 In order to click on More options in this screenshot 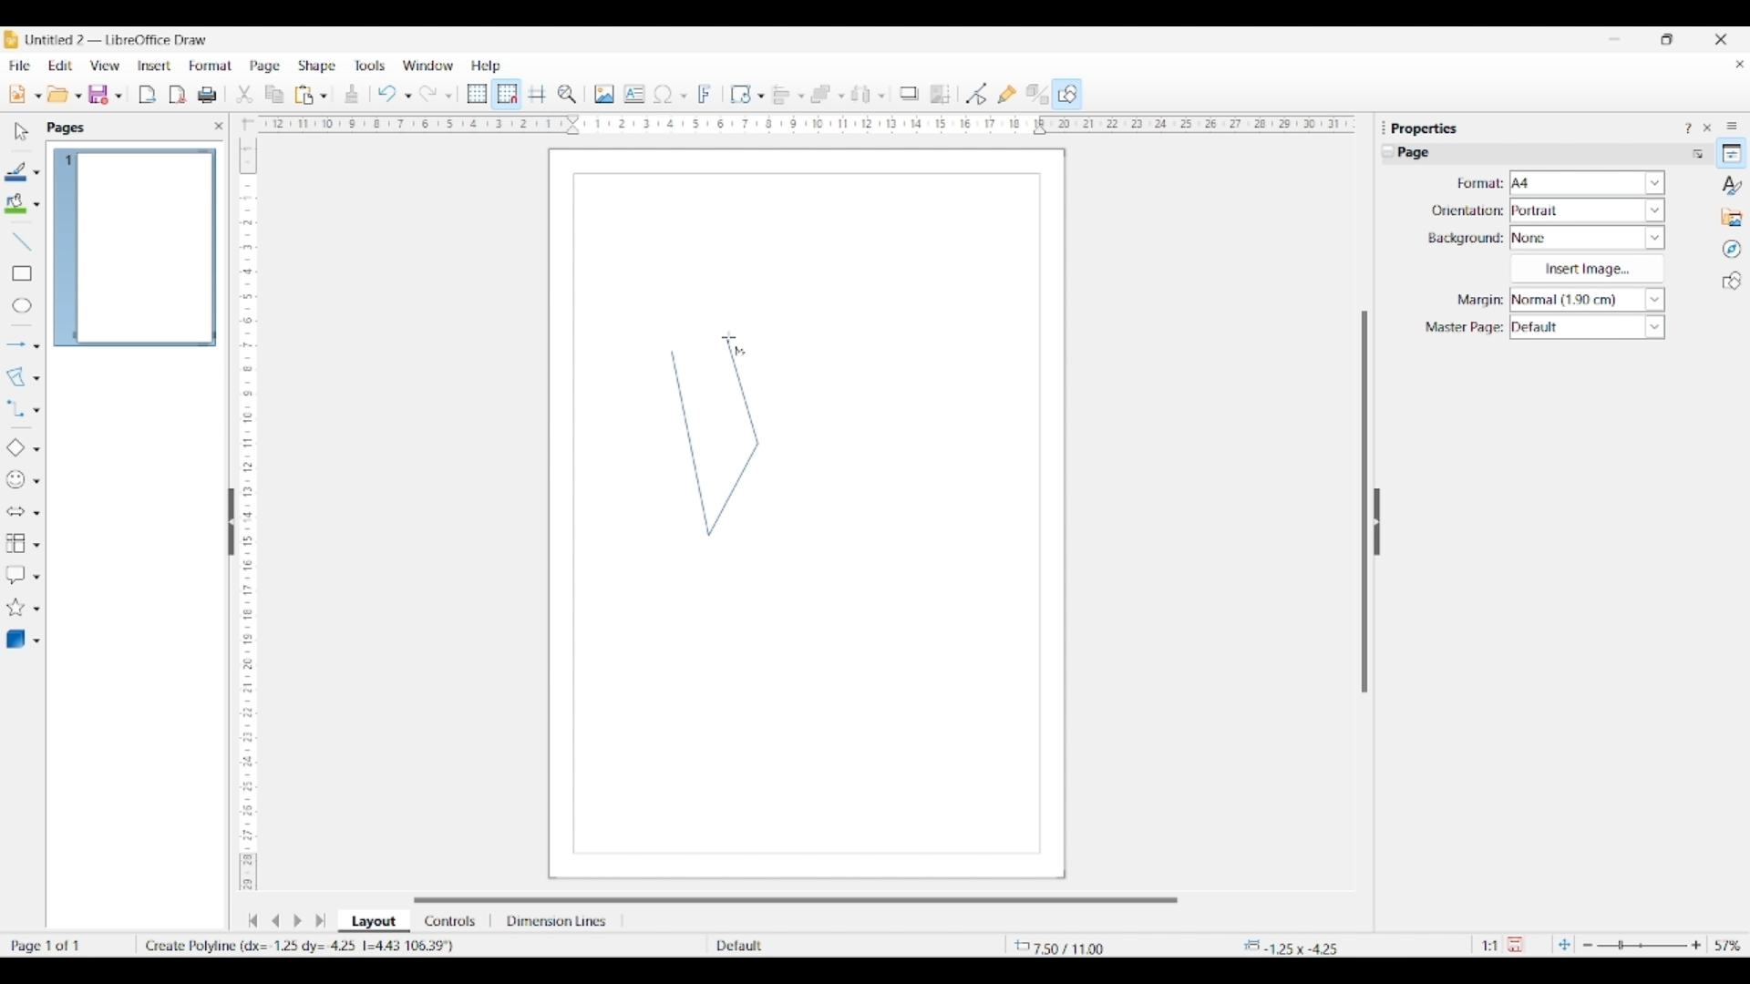, I will do `click(1697, 153)`.